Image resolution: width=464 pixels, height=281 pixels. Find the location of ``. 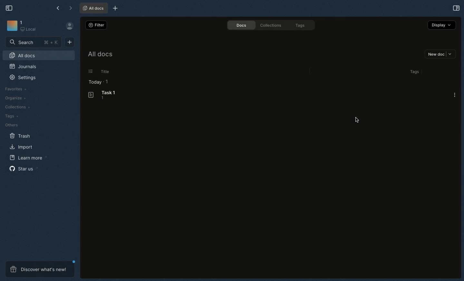

 is located at coordinates (91, 71).